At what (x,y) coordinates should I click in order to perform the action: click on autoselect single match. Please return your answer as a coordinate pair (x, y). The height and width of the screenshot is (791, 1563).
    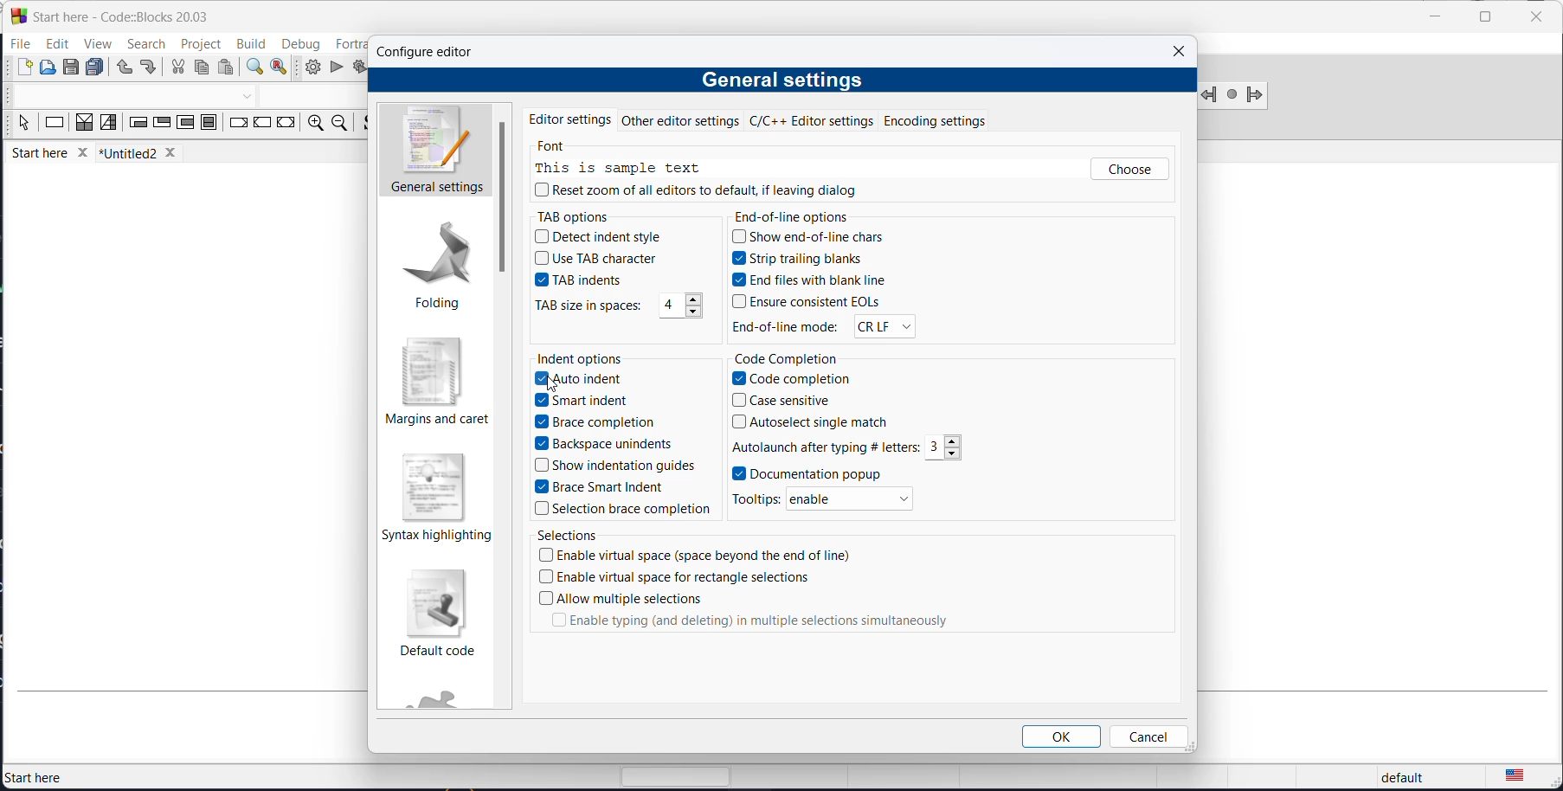
    Looking at the image, I should click on (820, 420).